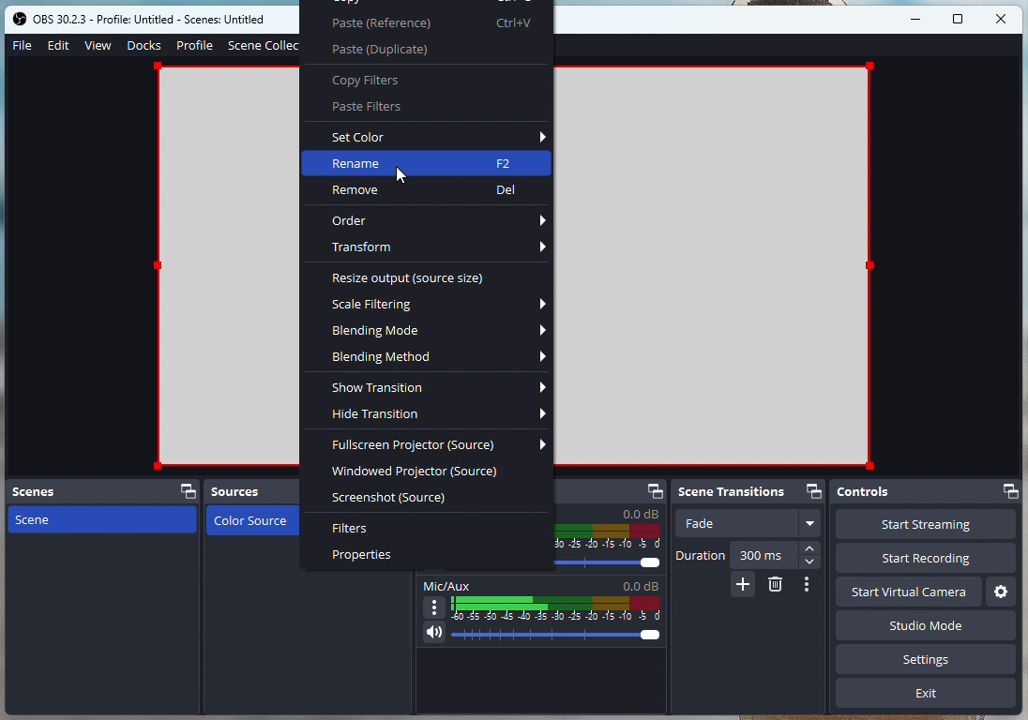 Image resolution: width=1028 pixels, height=720 pixels. What do you see at coordinates (439, 246) in the screenshot?
I see `Transform` at bounding box center [439, 246].